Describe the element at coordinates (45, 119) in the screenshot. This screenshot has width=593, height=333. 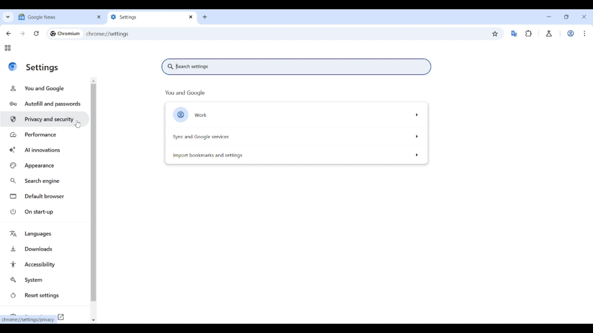
I see `Privacy and security` at that location.